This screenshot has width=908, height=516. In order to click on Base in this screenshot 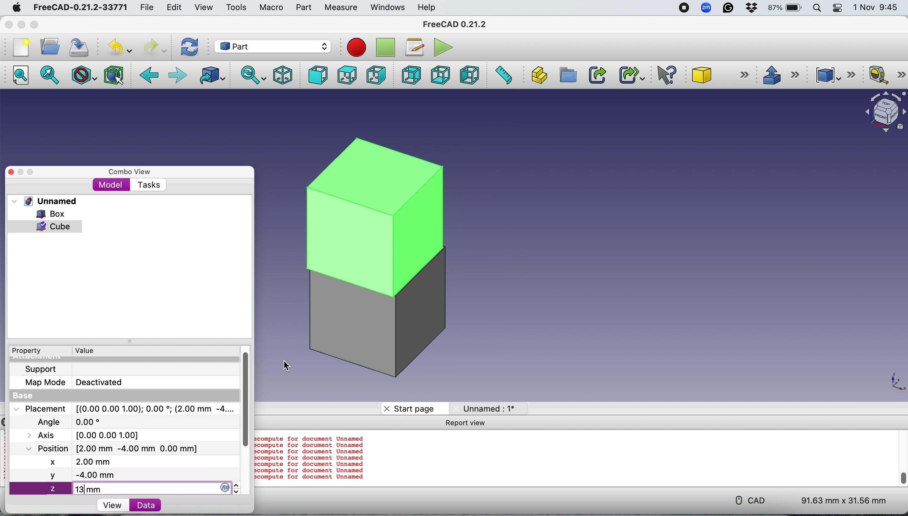, I will do `click(30, 396)`.